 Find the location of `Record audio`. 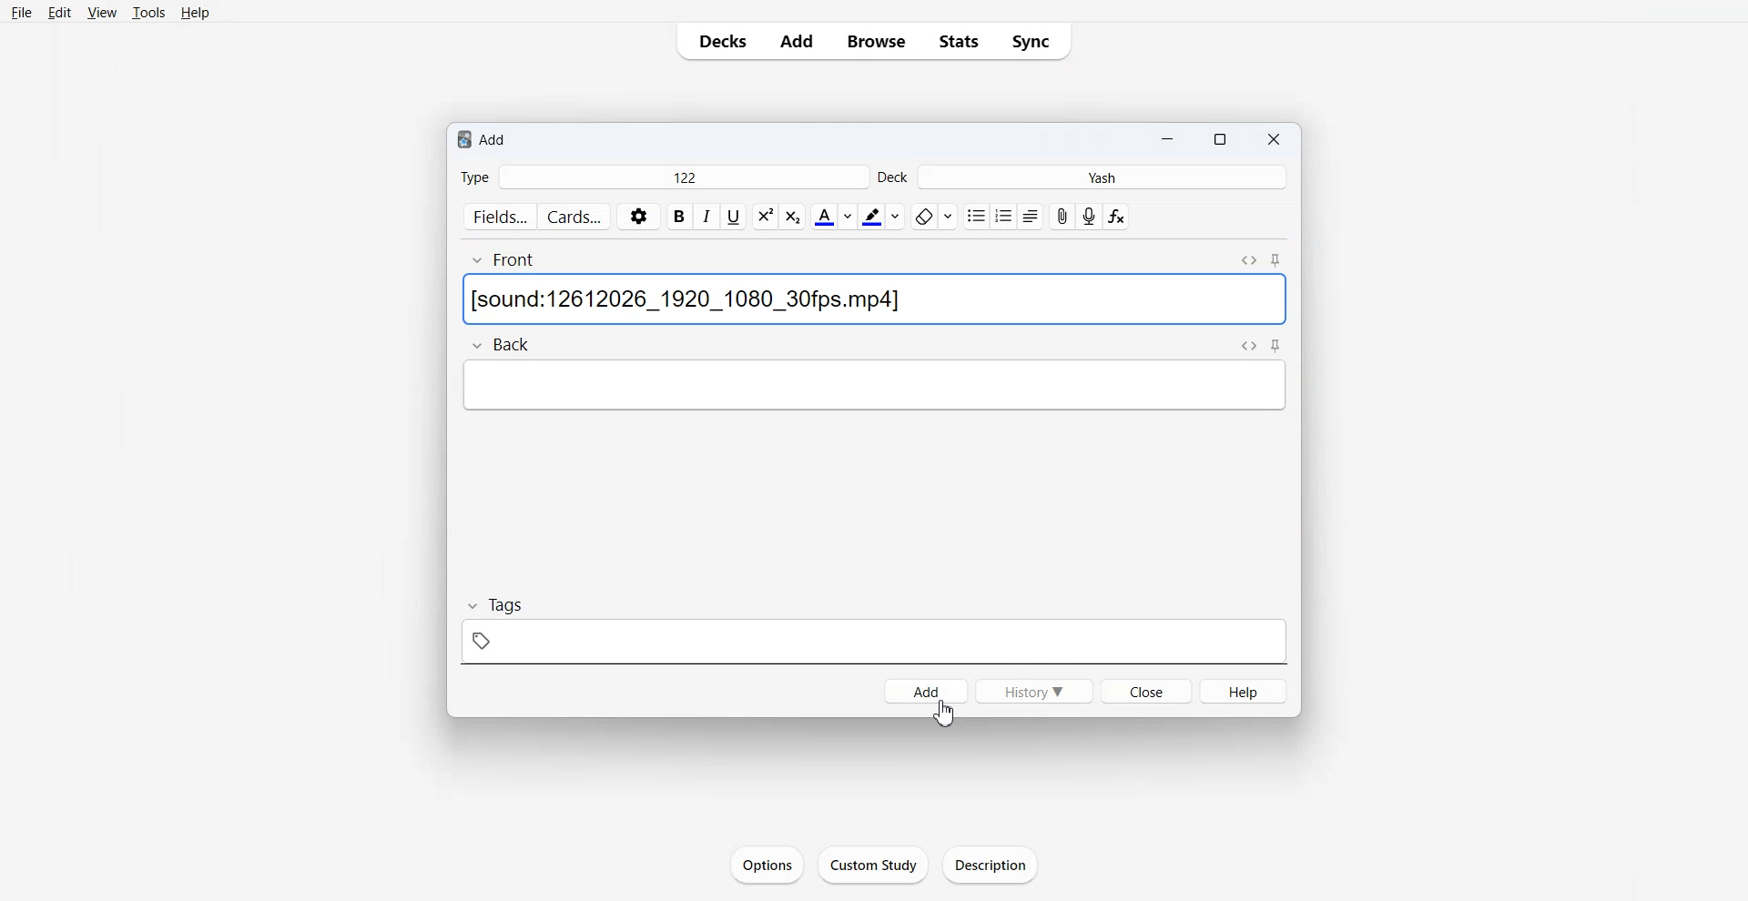

Record audio is located at coordinates (1089, 216).